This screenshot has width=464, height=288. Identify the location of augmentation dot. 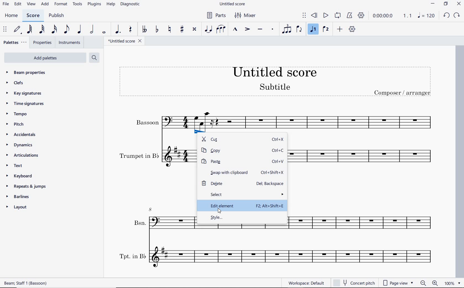
(118, 29).